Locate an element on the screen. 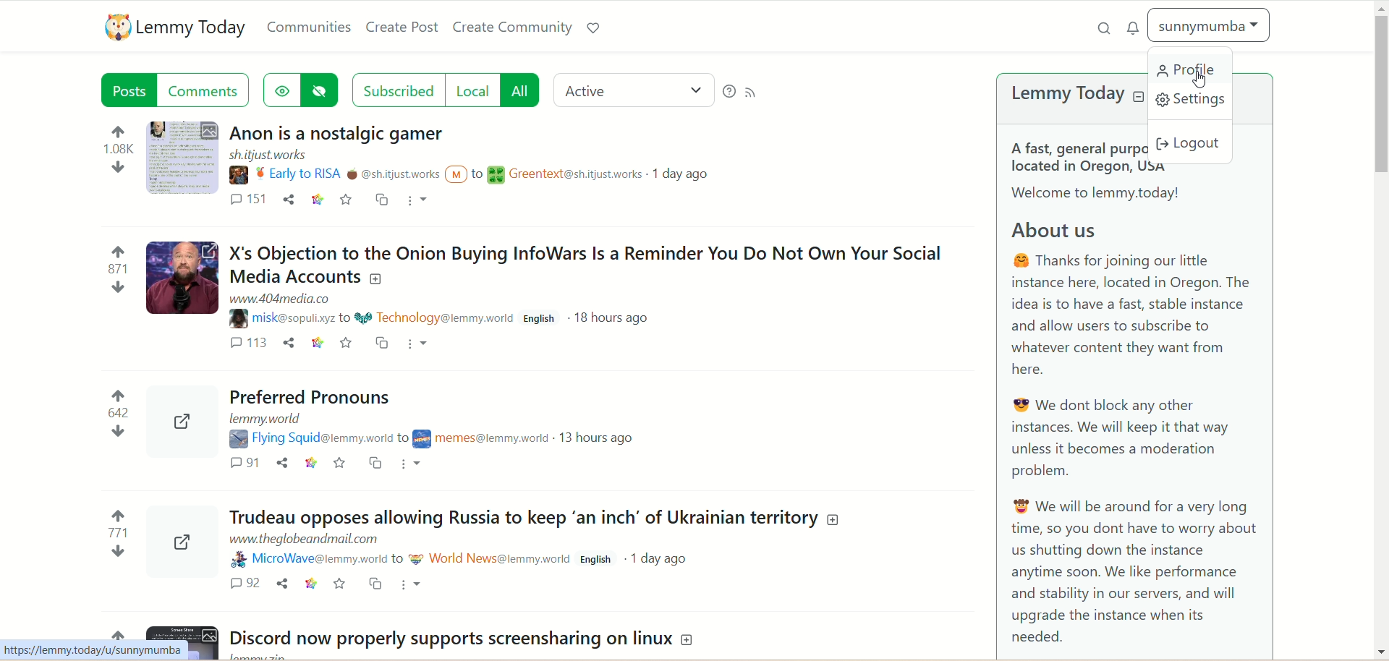 The height and width of the screenshot is (661, 1389). share is located at coordinates (289, 200).